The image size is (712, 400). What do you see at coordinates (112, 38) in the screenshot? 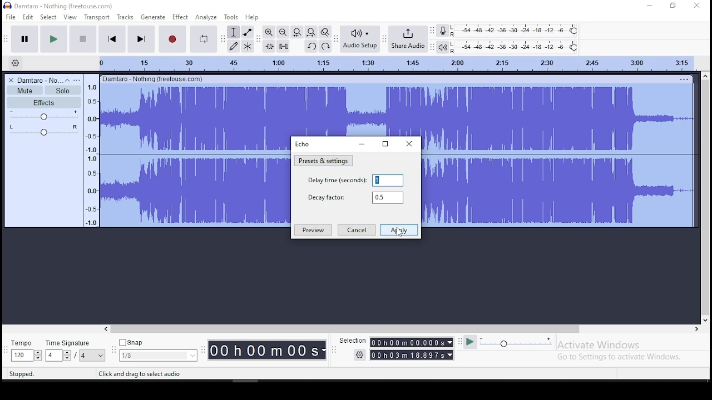
I see `skip to start` at bounding box center [112, 38].